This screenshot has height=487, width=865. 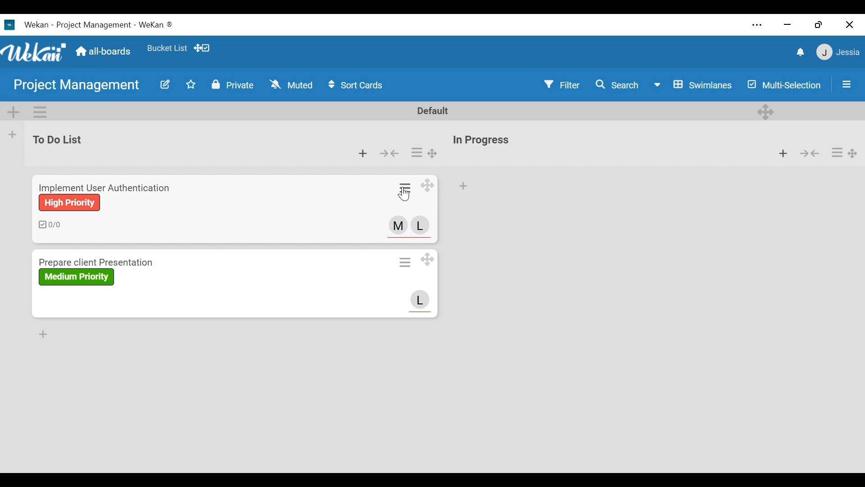 What do you see at coordinates (291, 84) in the screenshot?
I see `Muted` at bounding box center [291, 84].